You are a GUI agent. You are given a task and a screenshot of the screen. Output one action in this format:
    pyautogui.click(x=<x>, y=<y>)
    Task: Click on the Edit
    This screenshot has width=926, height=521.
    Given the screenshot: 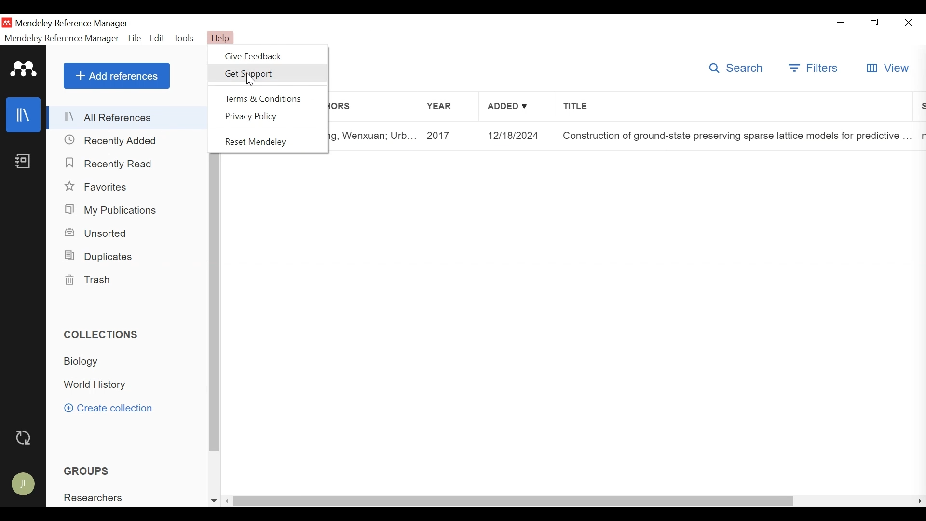 What is the action you would take?
    pyautogui.click(x=157, y=38)
    